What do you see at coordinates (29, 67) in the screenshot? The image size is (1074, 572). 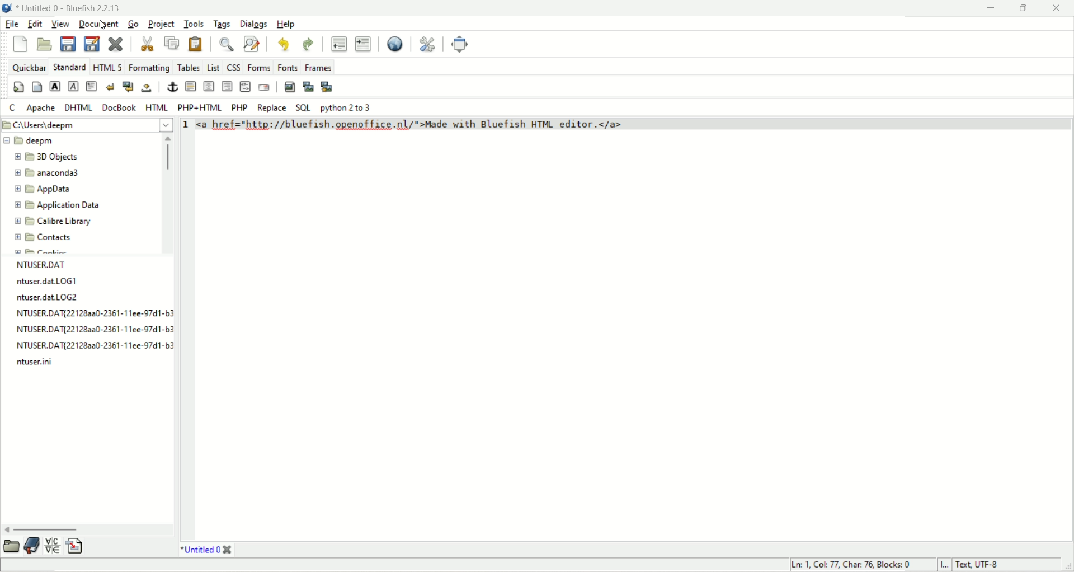 I see `quickbar` at bounding box center [29, 67].